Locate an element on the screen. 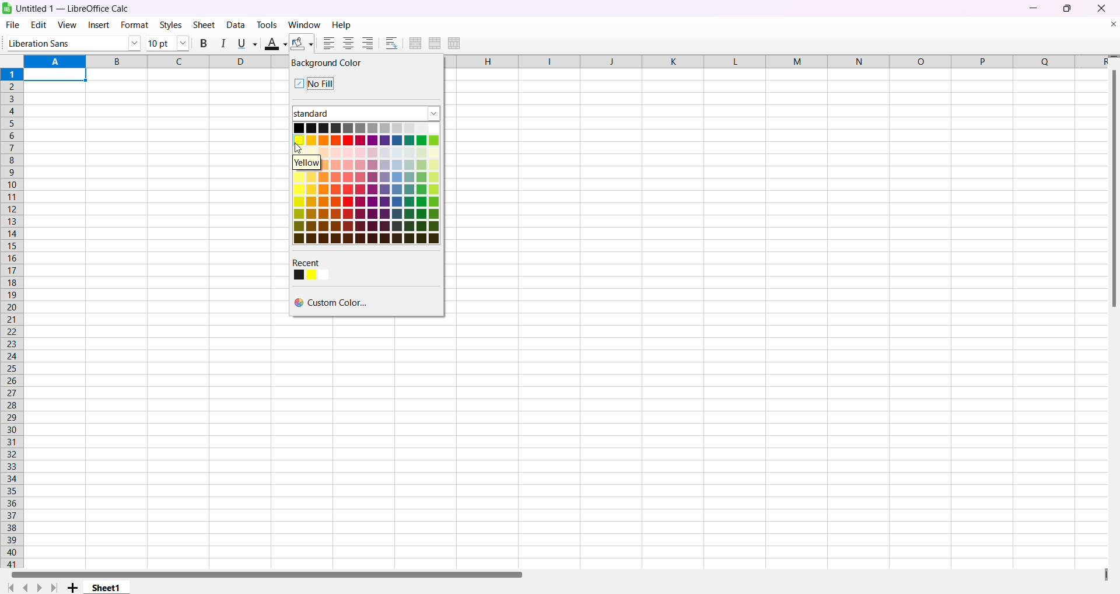  minimize is located at coordinates (1035, 11).